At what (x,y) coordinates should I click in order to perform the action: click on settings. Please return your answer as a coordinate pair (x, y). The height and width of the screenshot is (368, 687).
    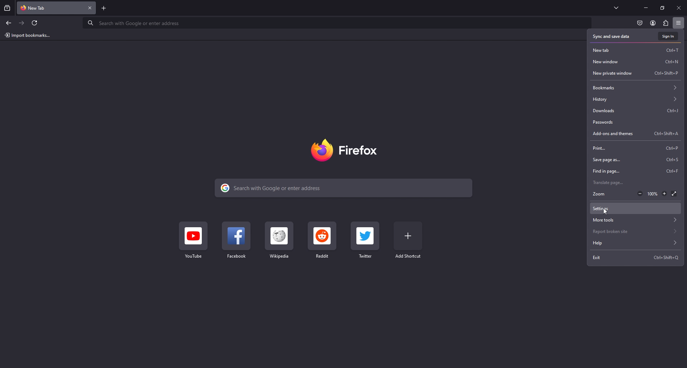
    Looking at the image, I should click on (635, 209).